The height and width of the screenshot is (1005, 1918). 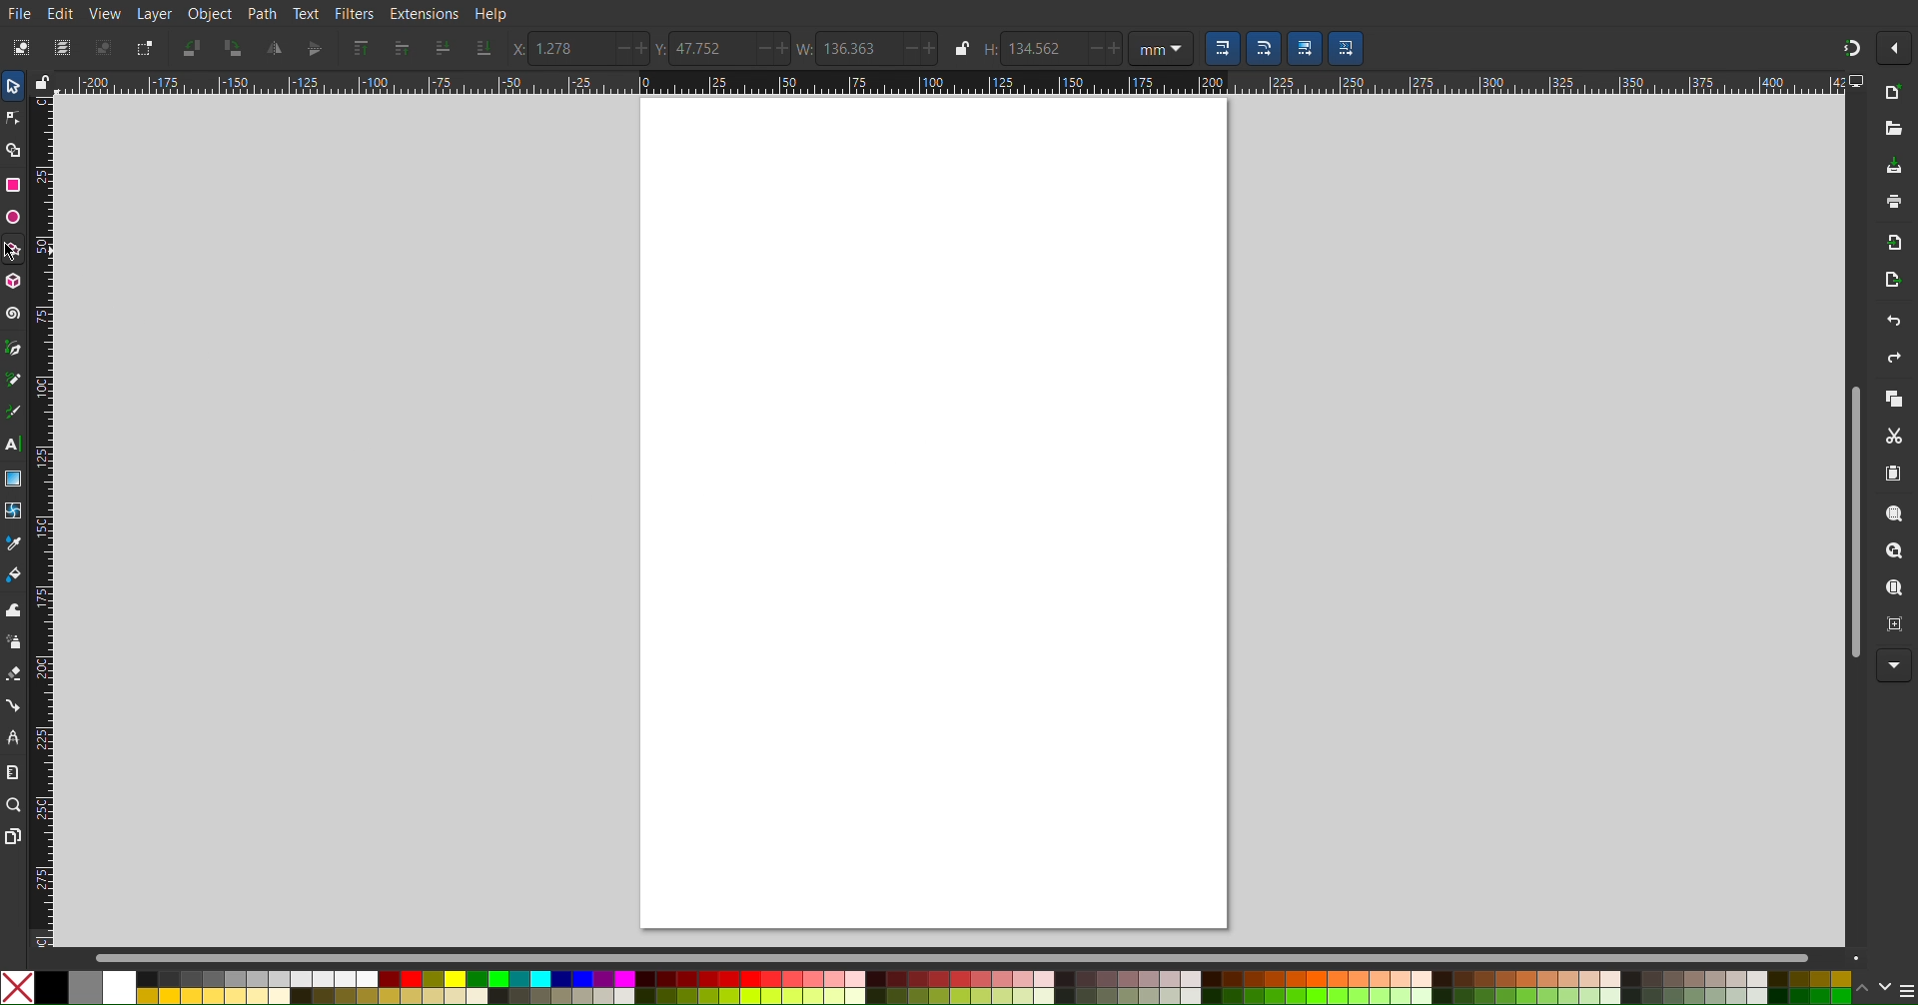 What do you see at coordinates (483, 49) in the screenshot?
I see `Send to the bottom` at bounding box center [483, 49].